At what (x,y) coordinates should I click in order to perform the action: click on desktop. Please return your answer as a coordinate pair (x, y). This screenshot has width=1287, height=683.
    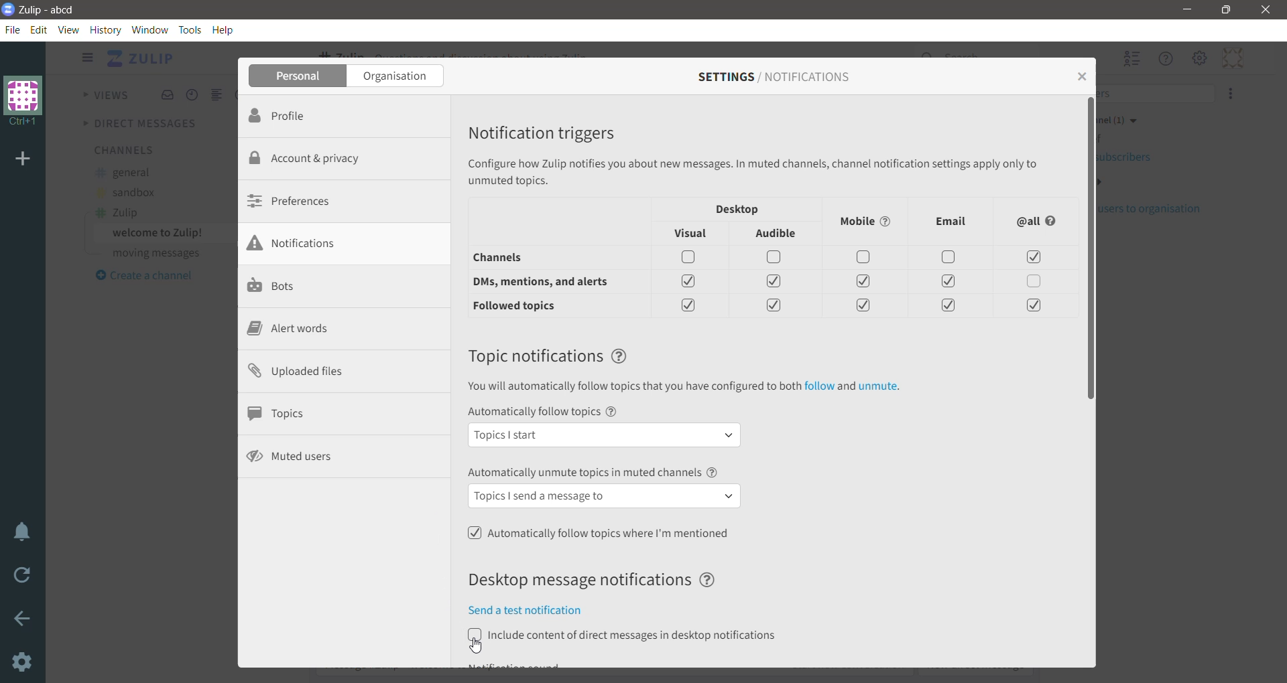
    Looking at the image, I should click on (739, 208).